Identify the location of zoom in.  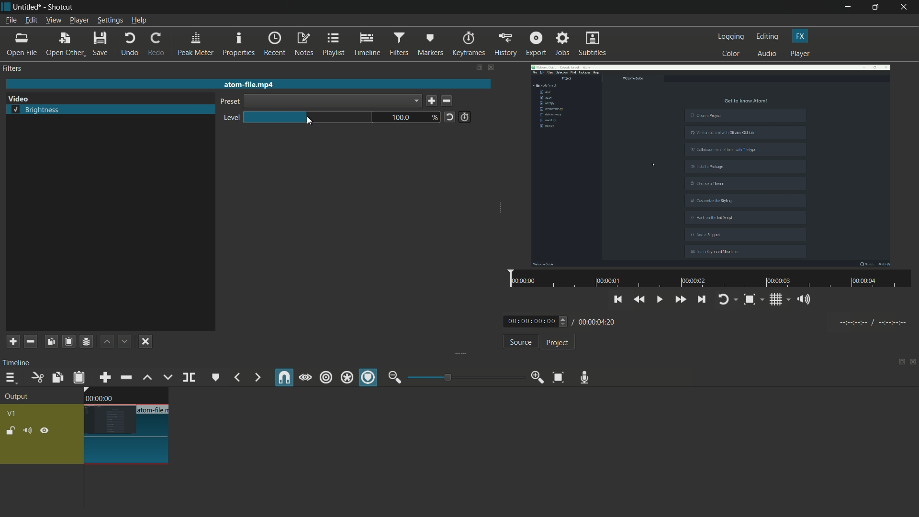
(535, 378).